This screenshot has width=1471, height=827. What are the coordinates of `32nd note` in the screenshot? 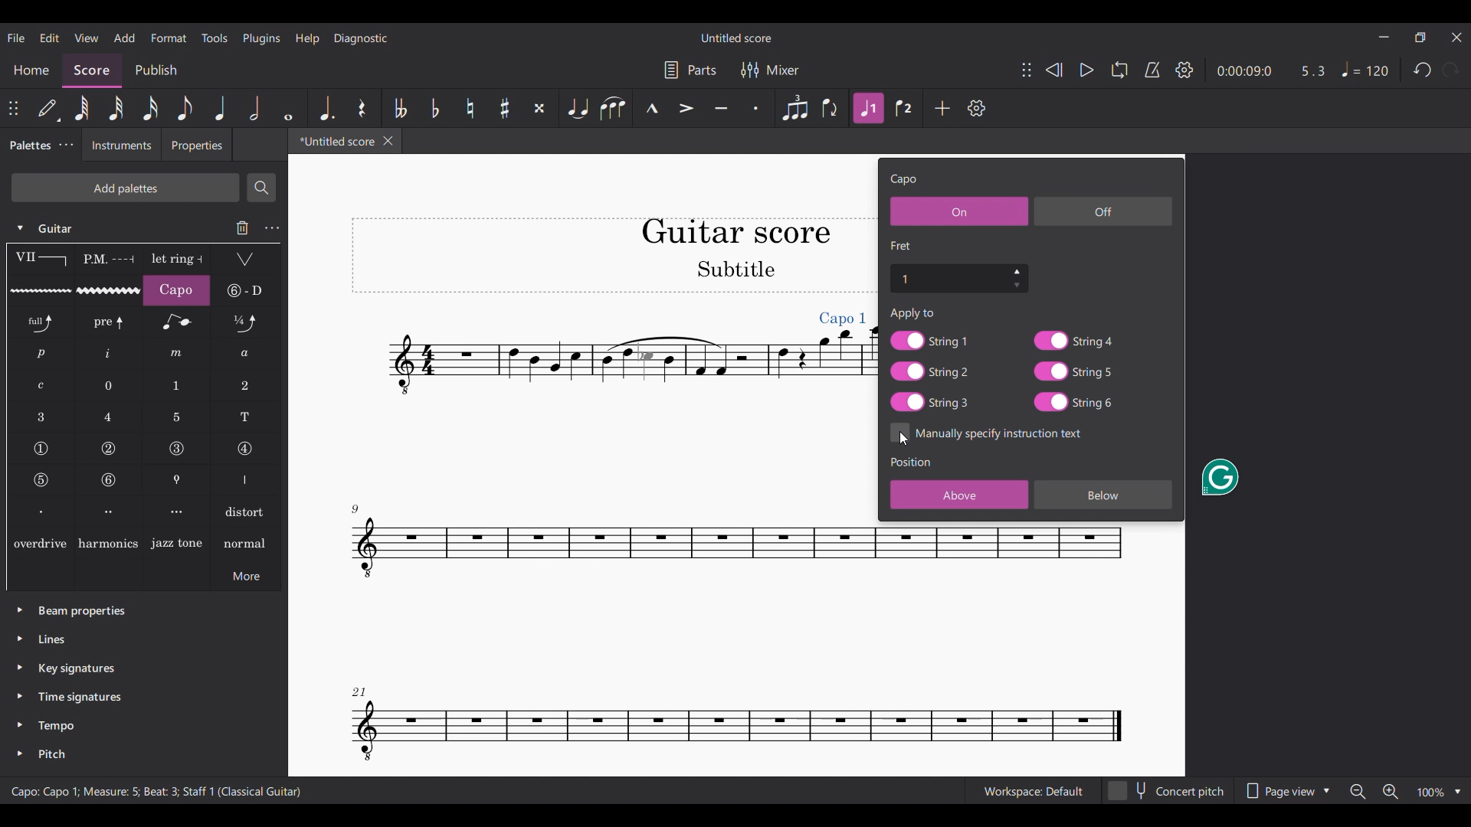 It's located at (116, 108).